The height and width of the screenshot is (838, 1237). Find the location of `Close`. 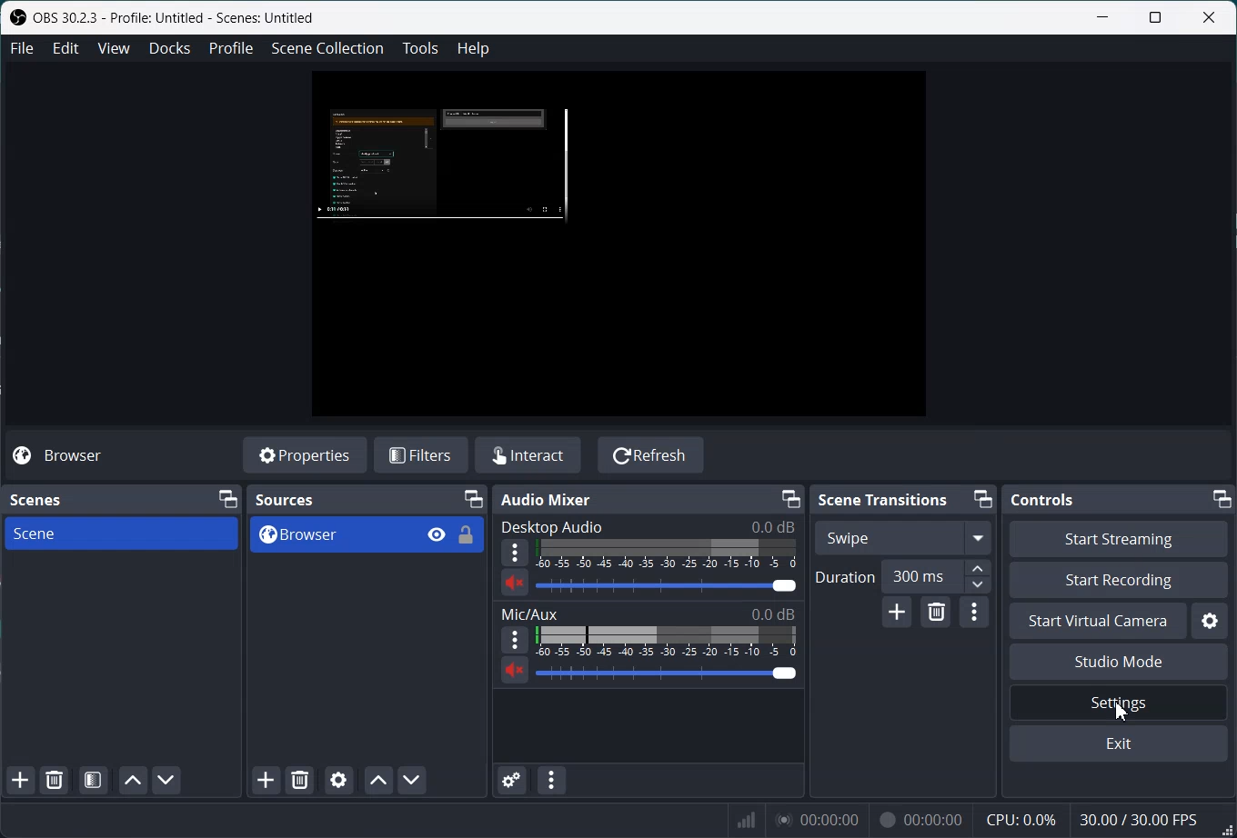

Close is located at coordinates (1209, 17).